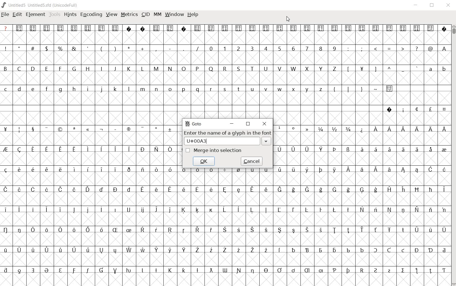  Describe the element at coordinates (32, 169) in the screenshot. I see `Symbol` at that location.